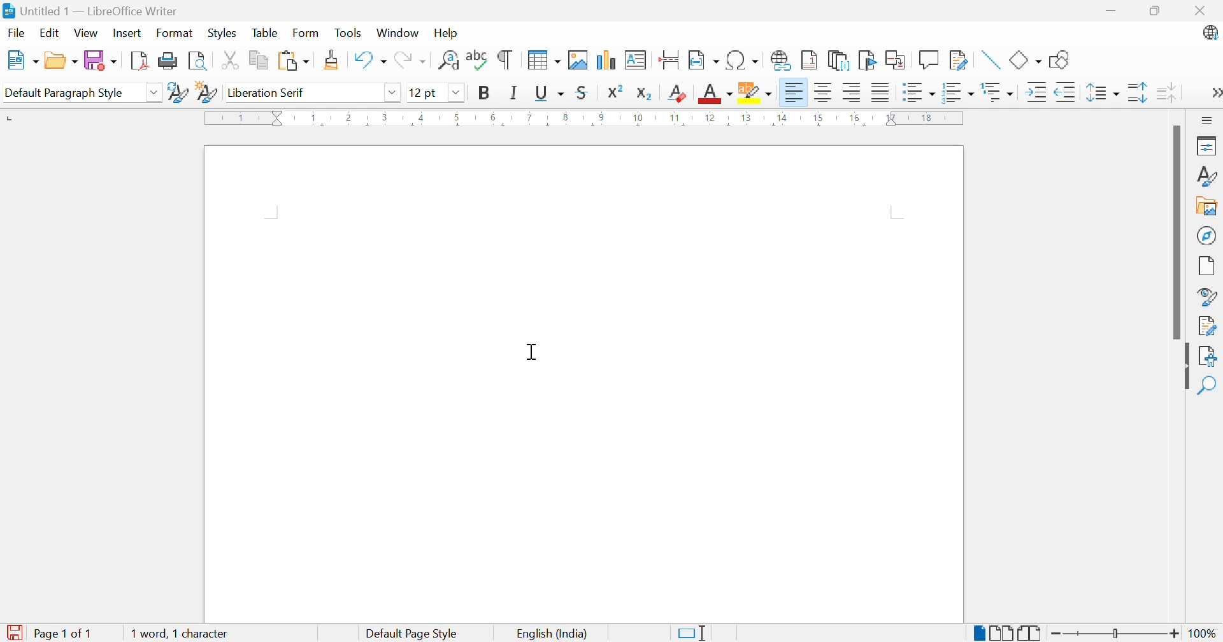 The height and width of the screenshot is (642, 1223). I want to click on Decrease paragraph spacing, so click(1166, 92).